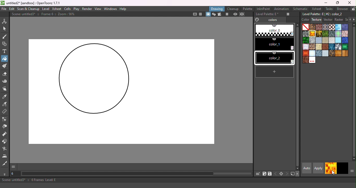 The height and width of the screenshot is (188, 356). I want to click on Control point editor tool, so click(5, 119).